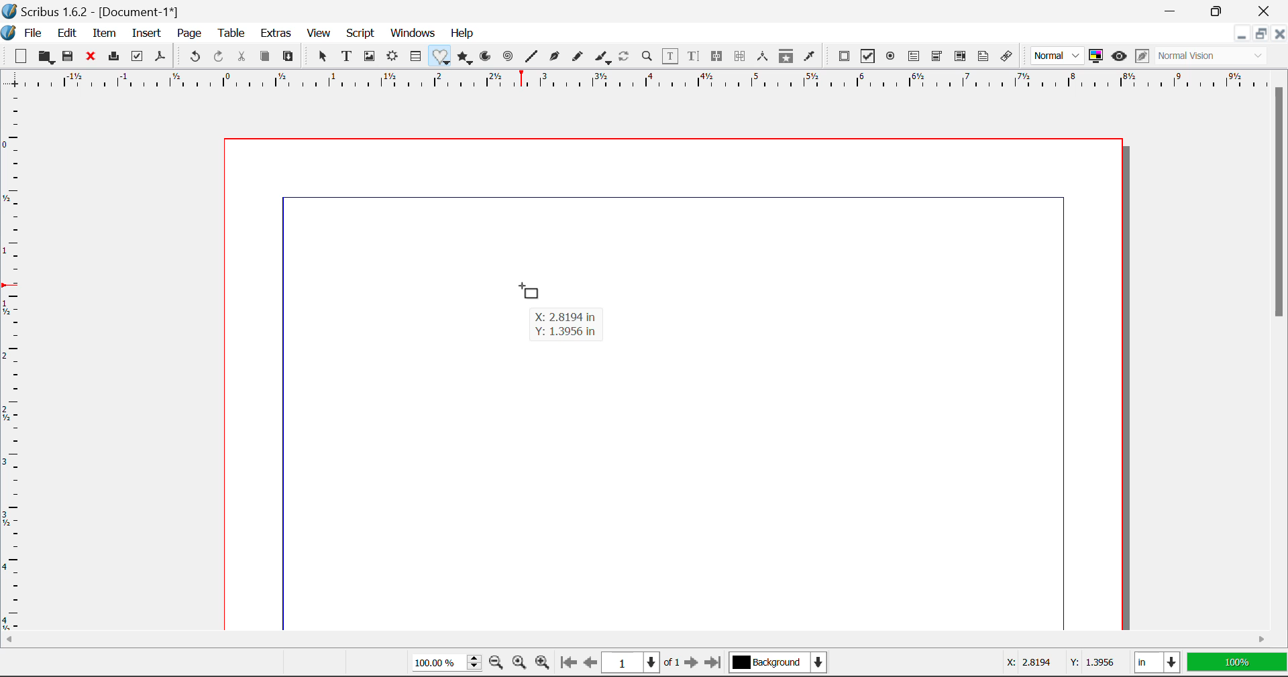  What do you see at coordinates (264, 57) in the screenshot?
I see `Copy` at bounding box center [264, 57].